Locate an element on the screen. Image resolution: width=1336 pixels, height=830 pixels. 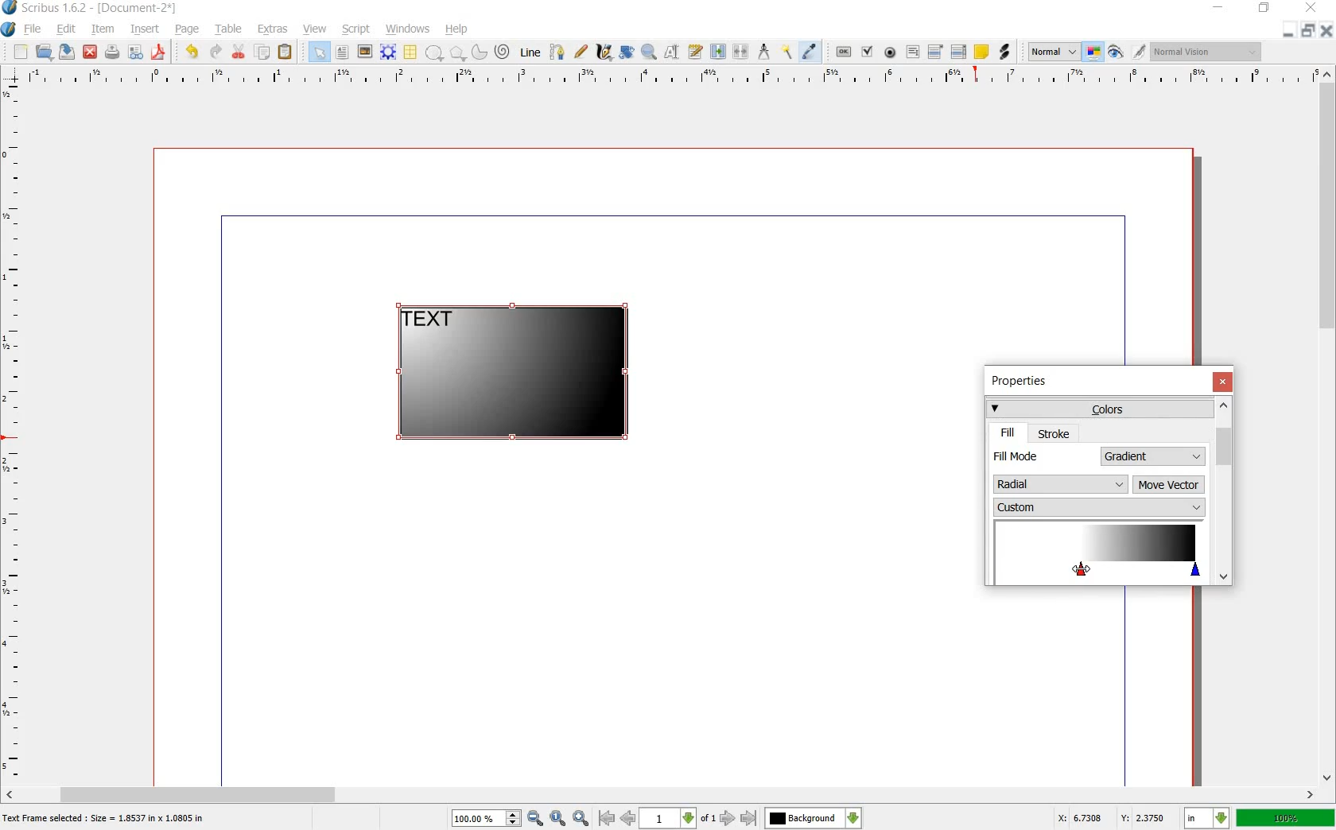
zoom to is located at coordinates (558, 819).